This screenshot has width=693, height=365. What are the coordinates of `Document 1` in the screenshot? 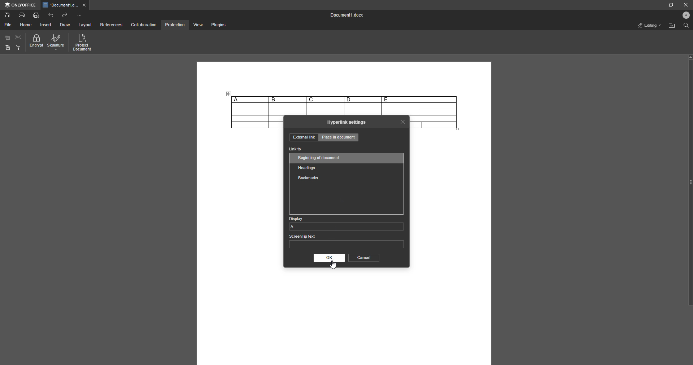 It's located at (345, 16).